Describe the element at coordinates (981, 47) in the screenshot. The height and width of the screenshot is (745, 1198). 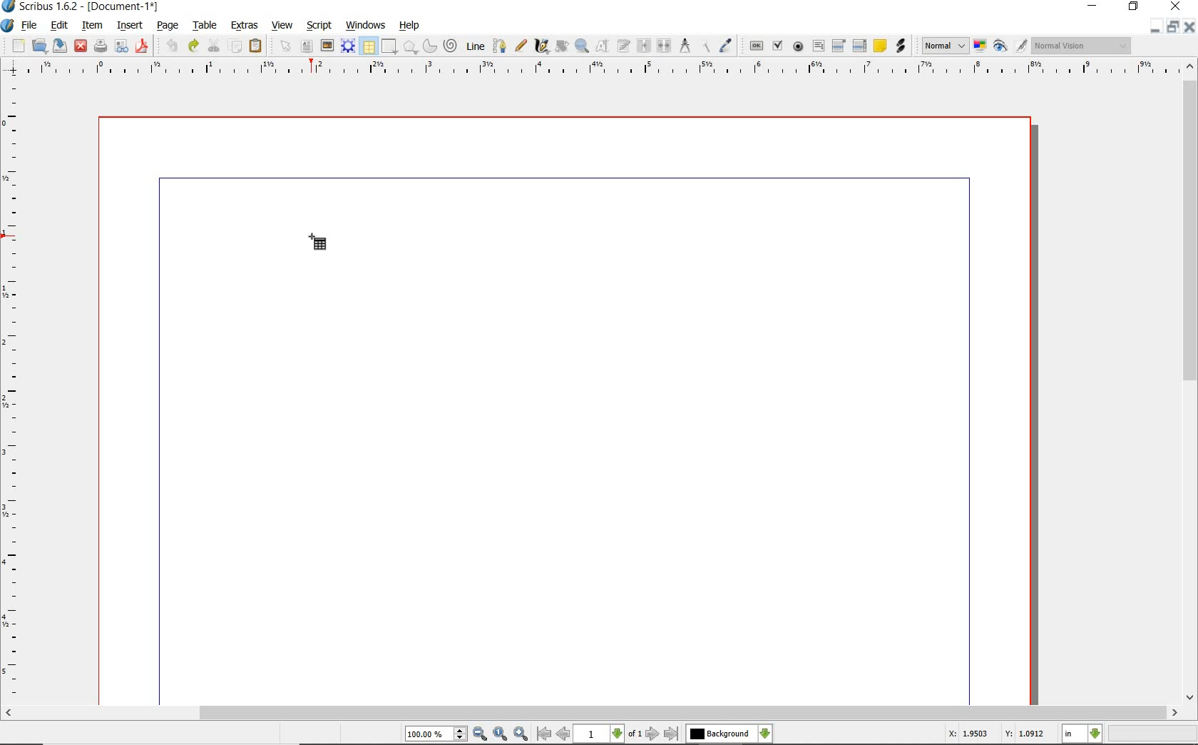
I see `toggle color management system` at that location.